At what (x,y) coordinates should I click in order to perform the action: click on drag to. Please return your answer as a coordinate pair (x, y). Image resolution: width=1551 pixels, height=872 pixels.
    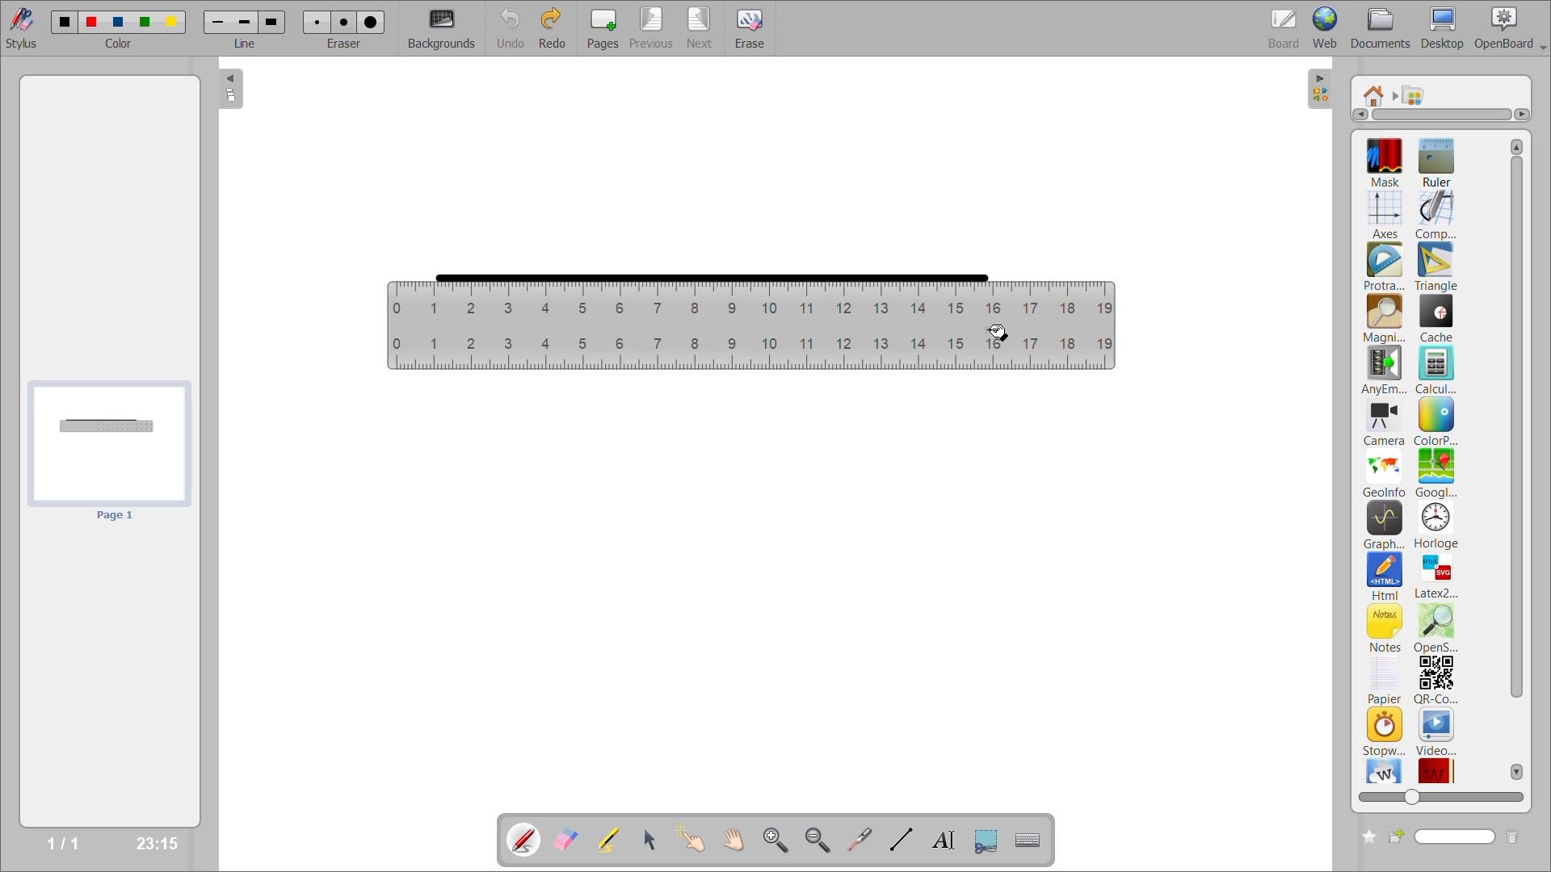
    Looking at the image, I should click on (998, 333).